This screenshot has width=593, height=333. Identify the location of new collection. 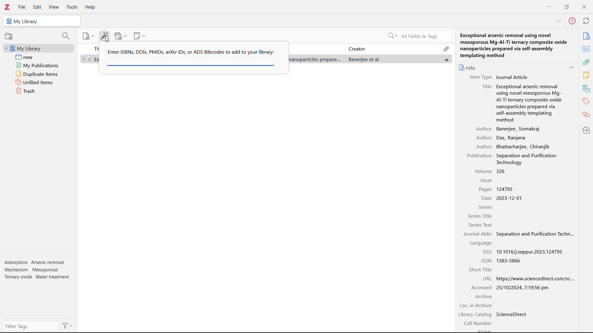
(9, 36).